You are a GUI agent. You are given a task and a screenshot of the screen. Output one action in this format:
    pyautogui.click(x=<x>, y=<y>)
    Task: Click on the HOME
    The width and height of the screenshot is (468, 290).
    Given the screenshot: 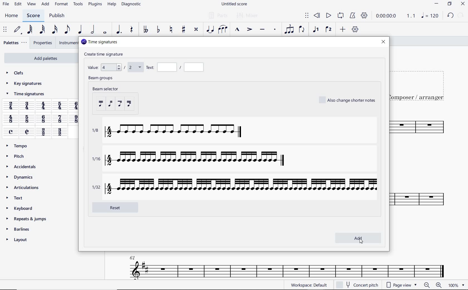 What is the action you would take?
    pyautogui.click(x=12, y=16)
    